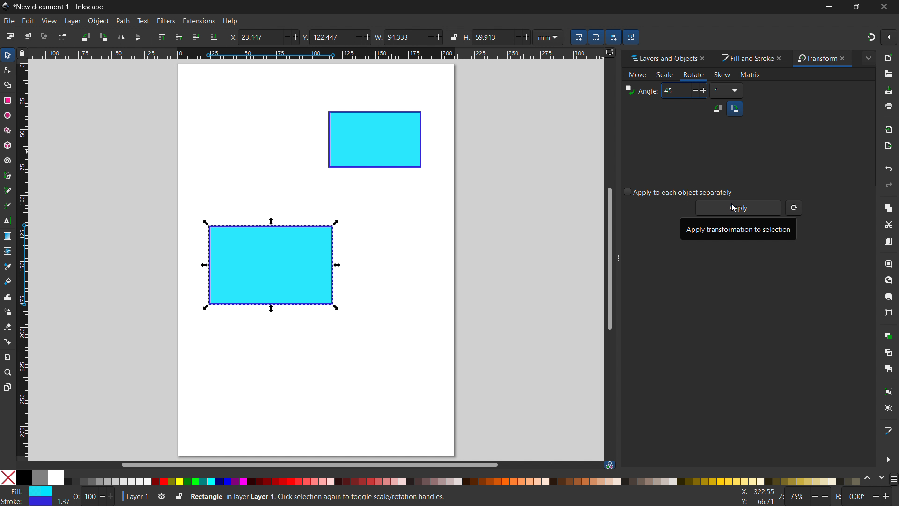  What do you see at coordinates (889, 208) in the screenshot?
I see `copy` at bounding box center [889, 208].